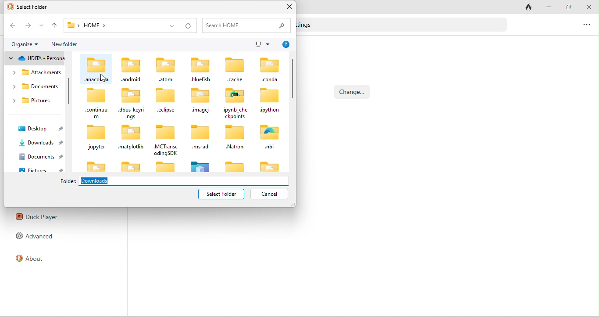 This screenshot has height=317, width=599. Describe the element at coordinates (527, 8) in the screenshot. I see `track tab` at that location.